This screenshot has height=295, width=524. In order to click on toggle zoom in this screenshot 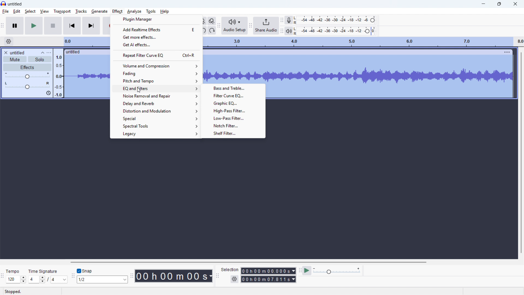, I will do `click(212, 21)`.